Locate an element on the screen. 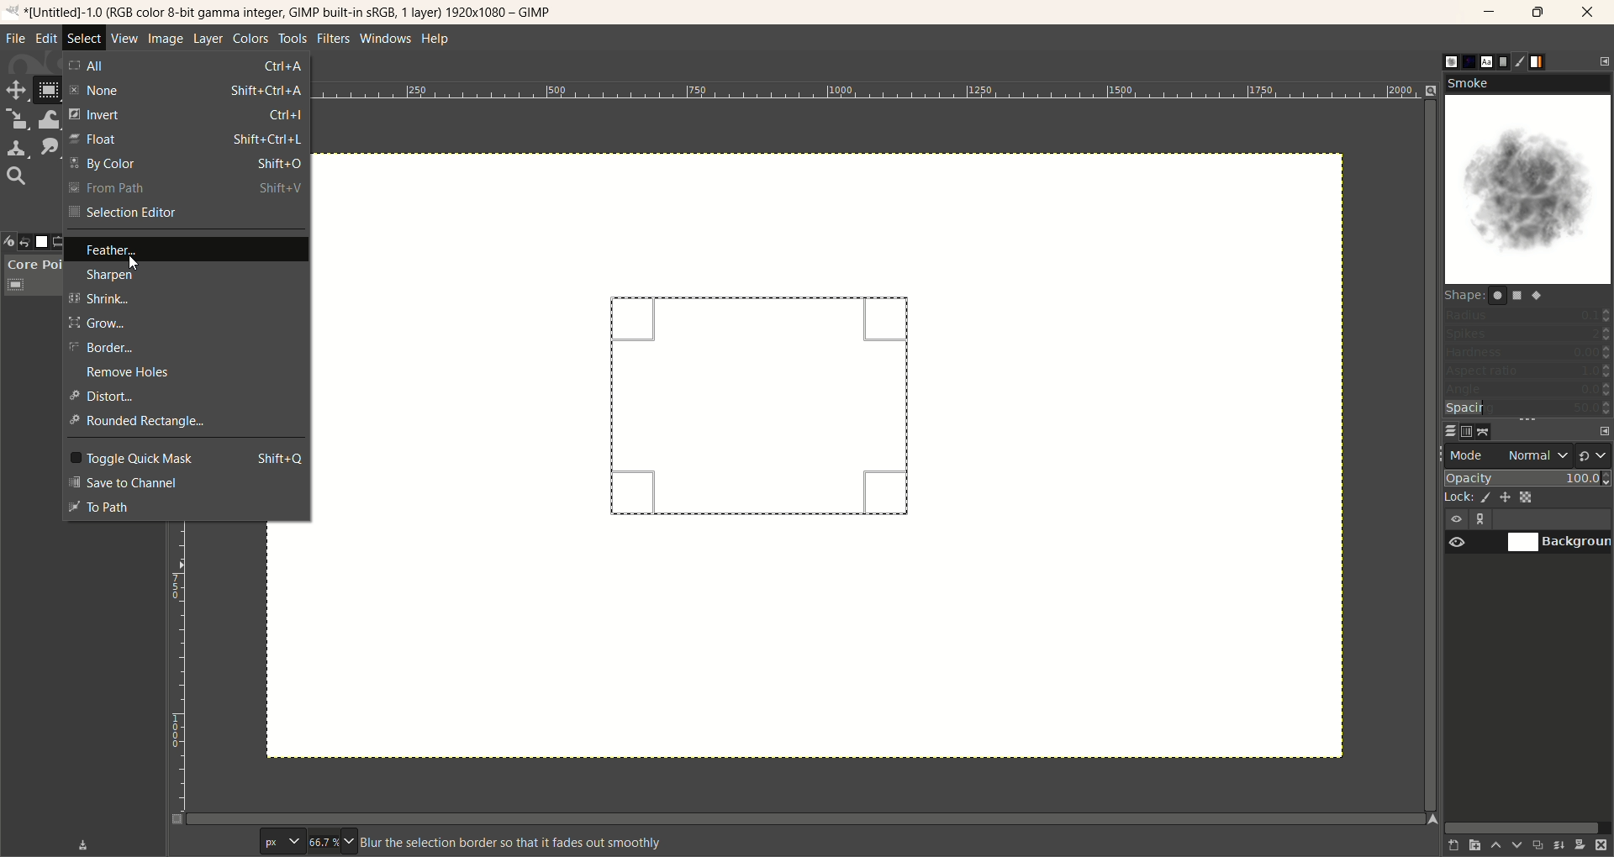 The width and height of the screenshot is (1614, 857). save device status is located at coordinates (87, 844).